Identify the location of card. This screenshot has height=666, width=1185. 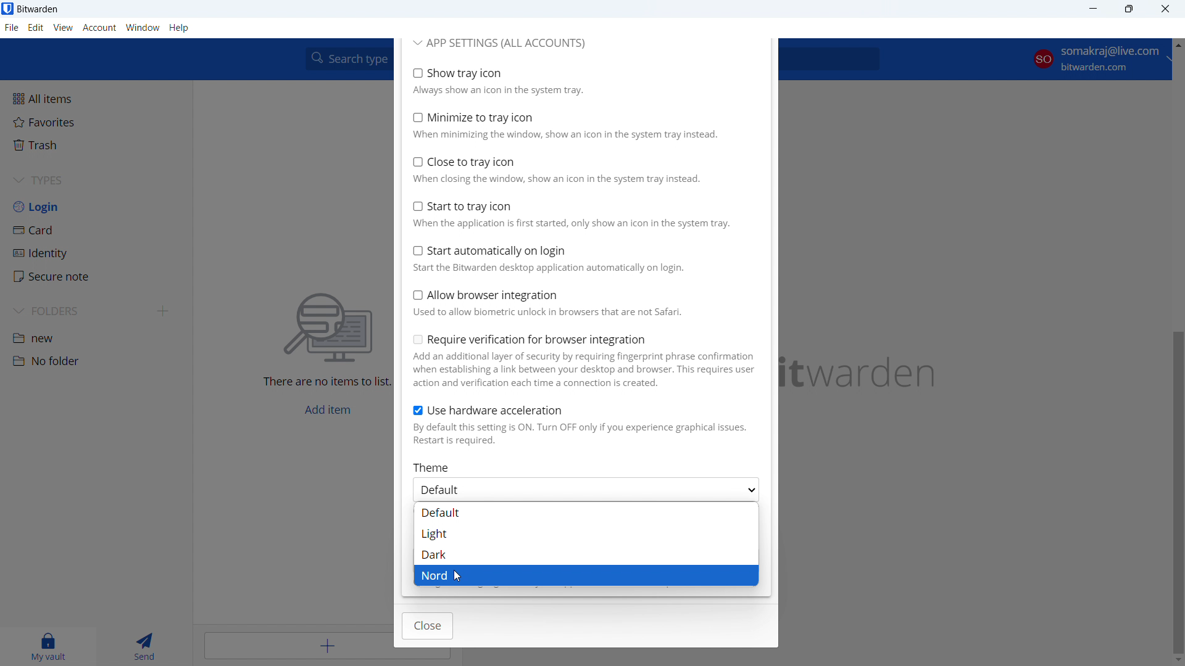
(97, 230).